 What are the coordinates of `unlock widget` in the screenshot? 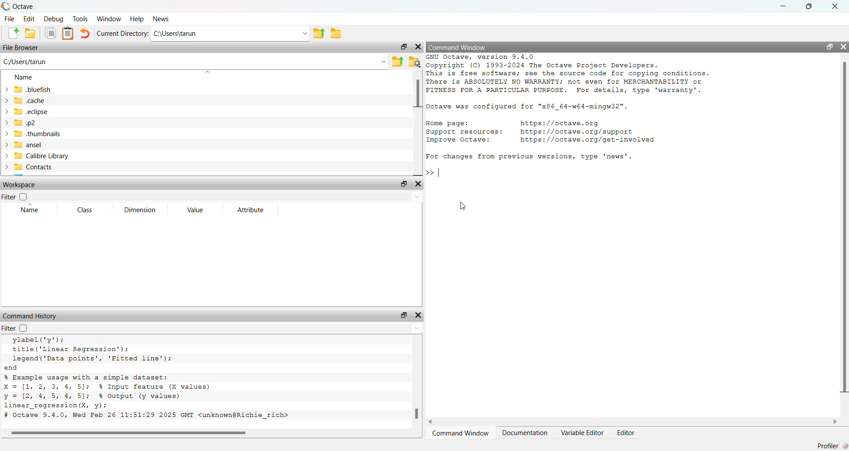 It's located at (403, 314).